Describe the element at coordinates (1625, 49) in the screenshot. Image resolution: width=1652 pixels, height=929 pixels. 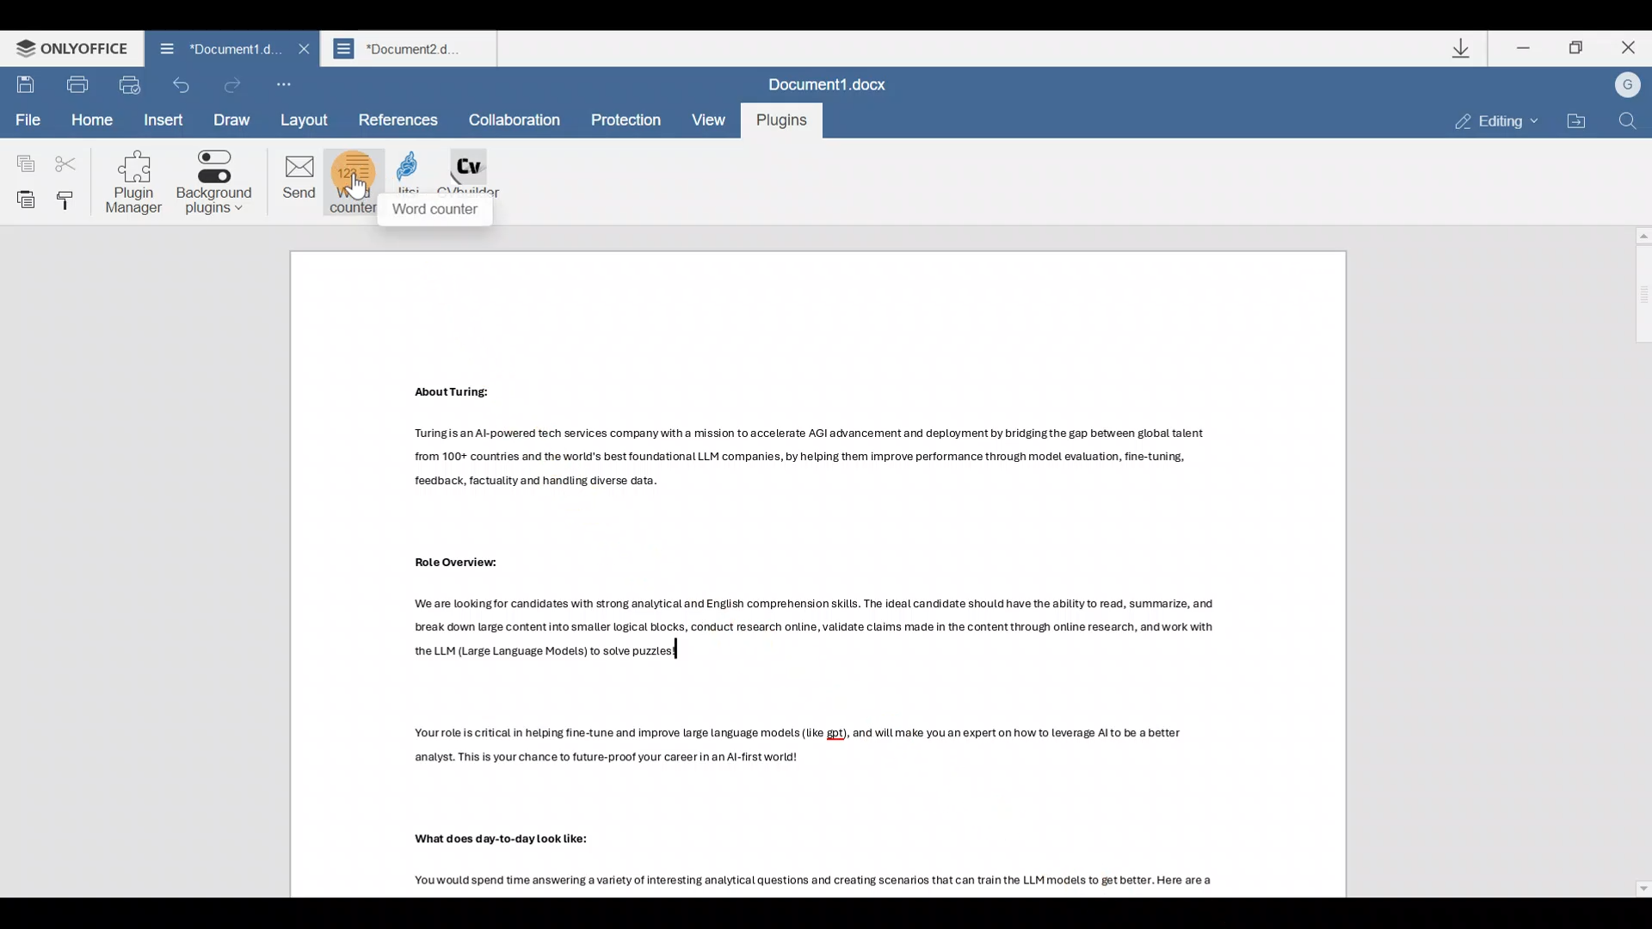
I see `Close` at that location.